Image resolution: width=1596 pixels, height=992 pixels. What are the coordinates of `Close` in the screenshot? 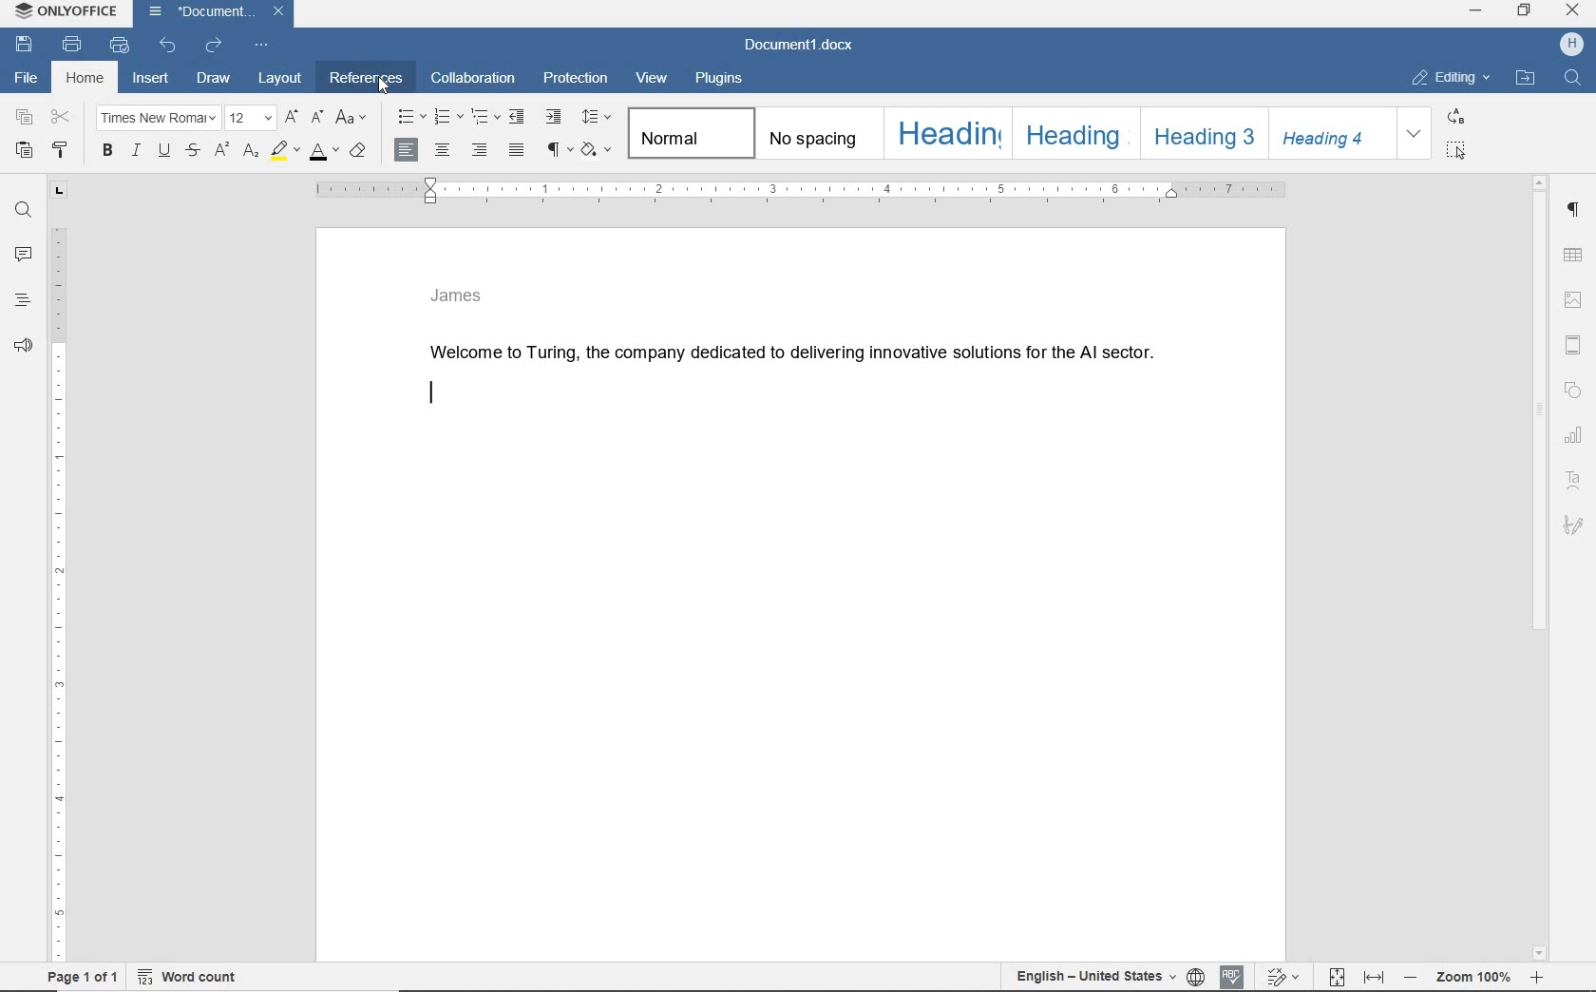 It's located at (279, 13).